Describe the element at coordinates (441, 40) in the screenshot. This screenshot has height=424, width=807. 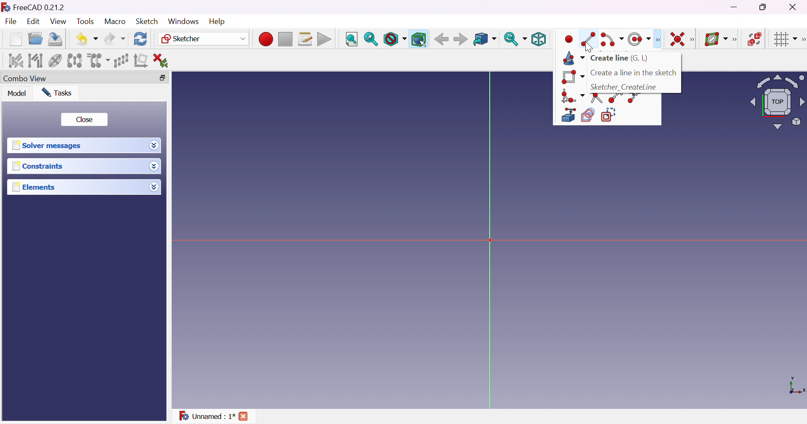
I see `Back` at that location.